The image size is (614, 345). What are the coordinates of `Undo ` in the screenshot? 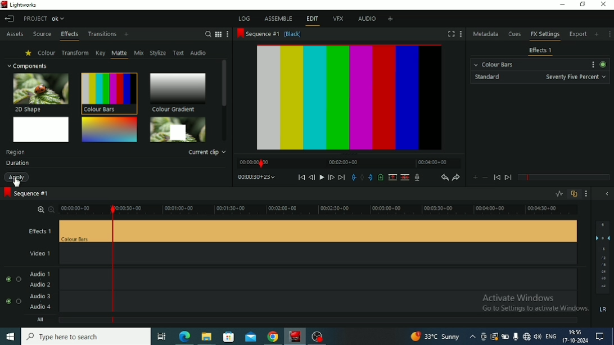 It's located at (444, 177).